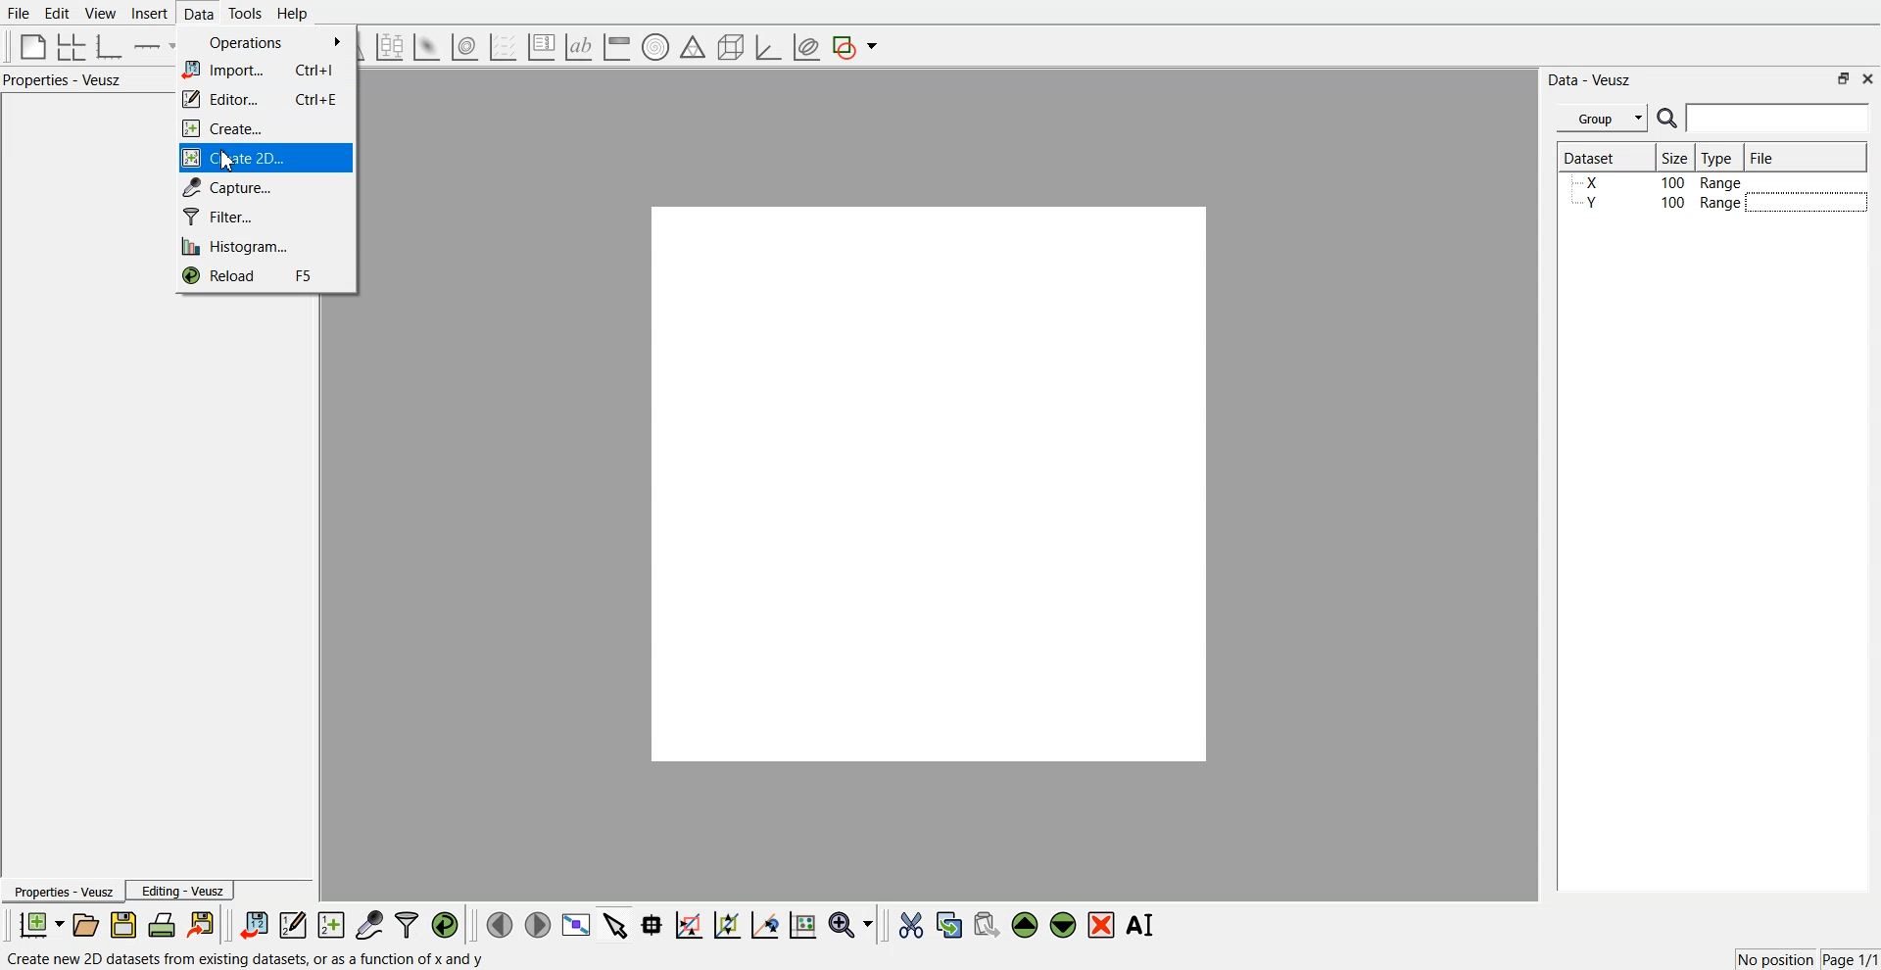  I want to click on Data, so click(200, 14).